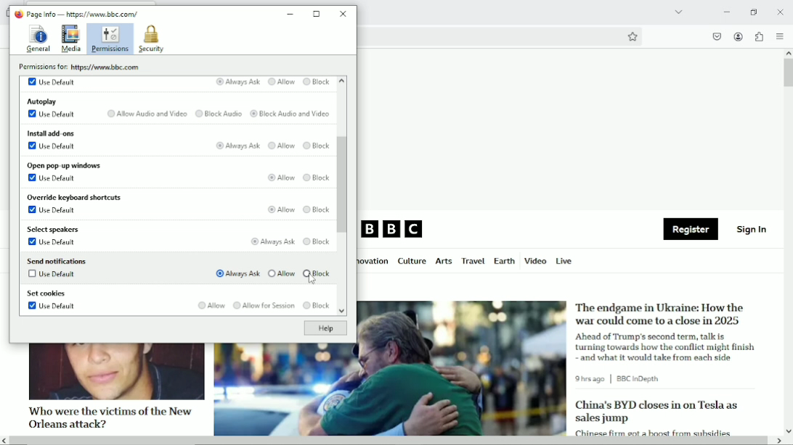  What do you see at coordinates (263, 306) in the screenshot?
I see `Allow for session` at bounding box center [263, 306].